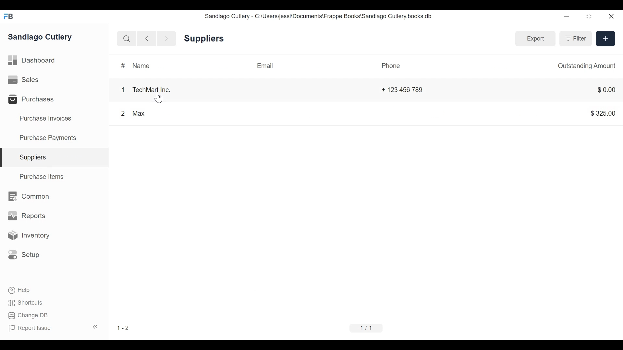  I want to click on $325.00, so click(601, 114).